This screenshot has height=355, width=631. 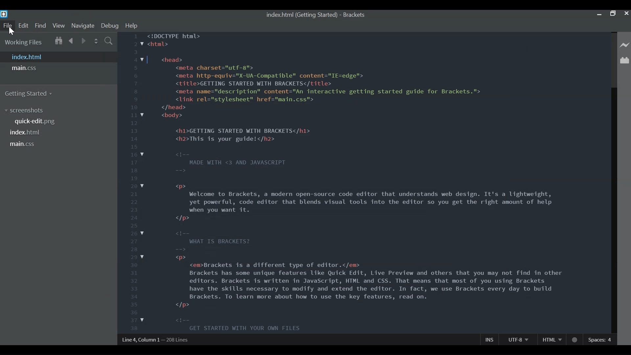 What do you see at coordinates (24, 25) in the screenshot?
I see `Edit` at bounding box center [24, 25].